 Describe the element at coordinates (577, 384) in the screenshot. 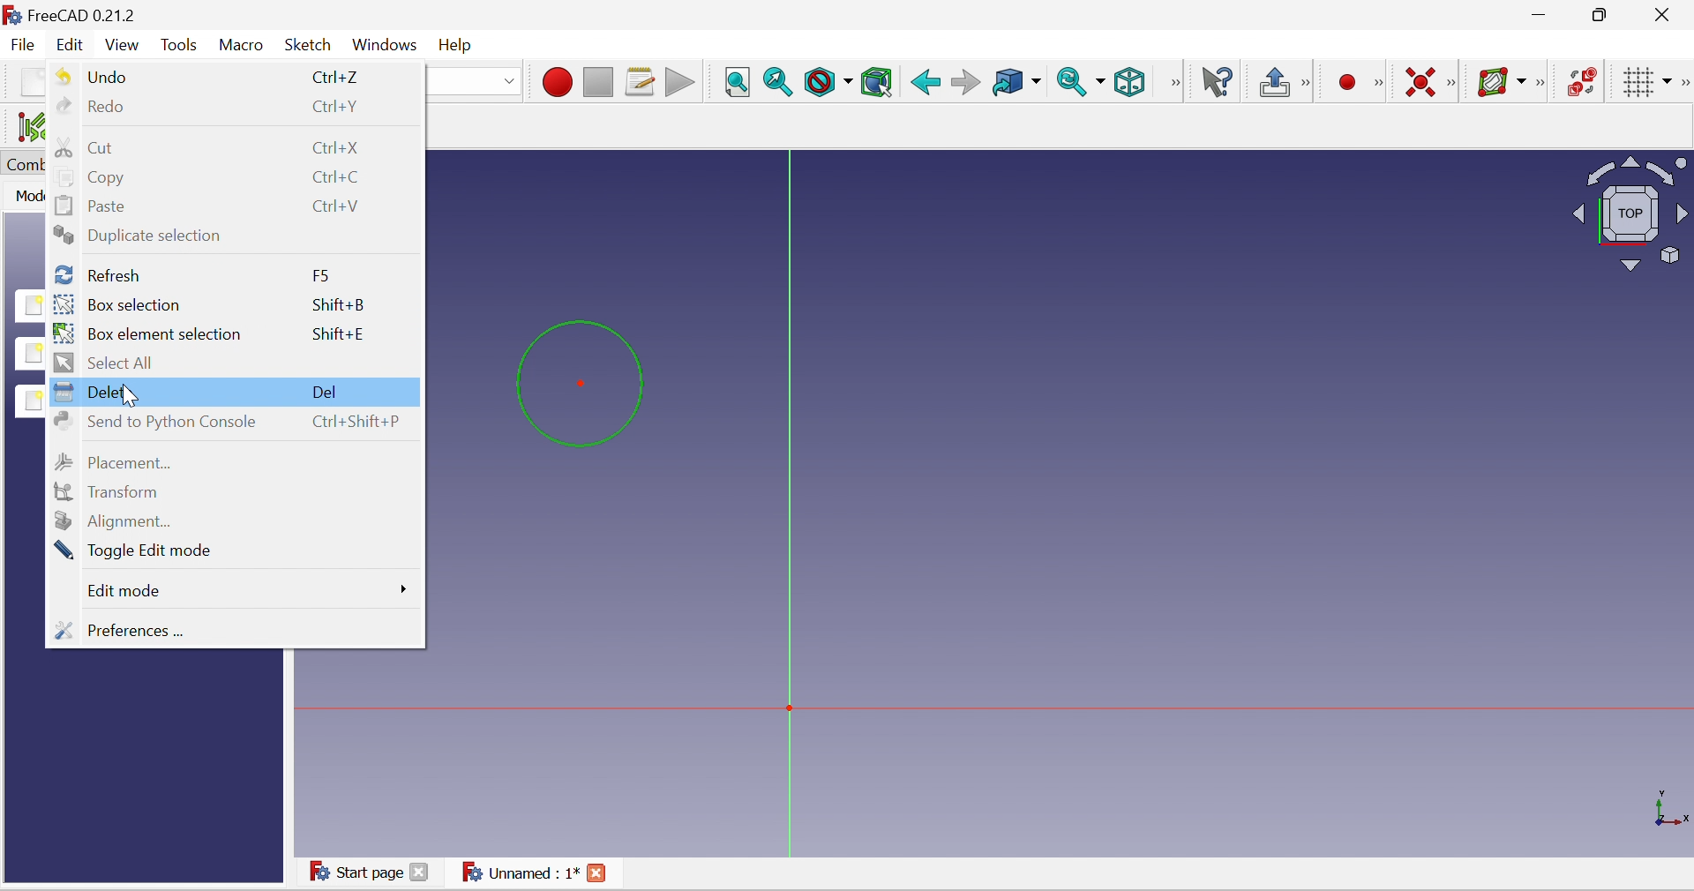

I see `Circle` at that location.